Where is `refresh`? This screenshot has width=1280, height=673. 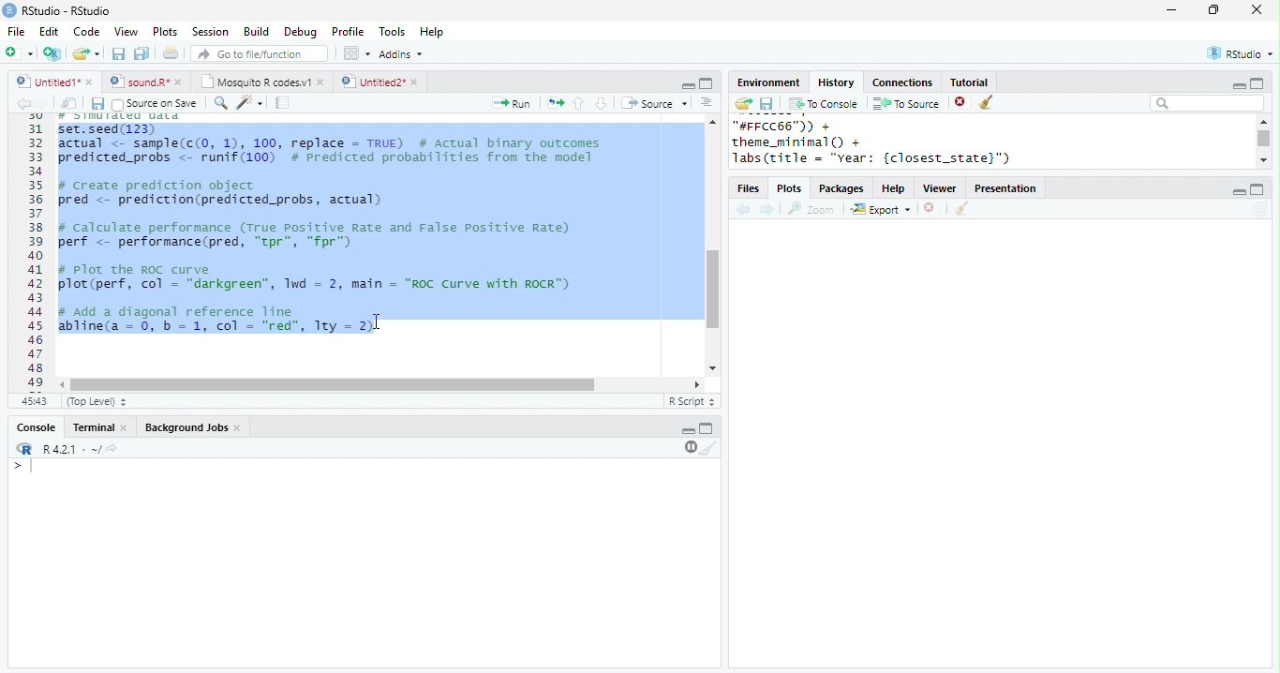
refresh is located at coordinates (1260, 209).